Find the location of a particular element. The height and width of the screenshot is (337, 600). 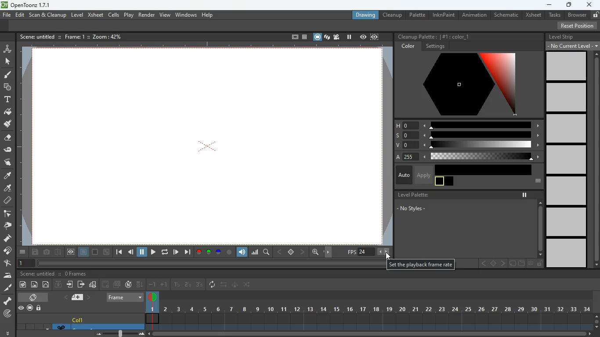

play is located at coordinates (153, 252).